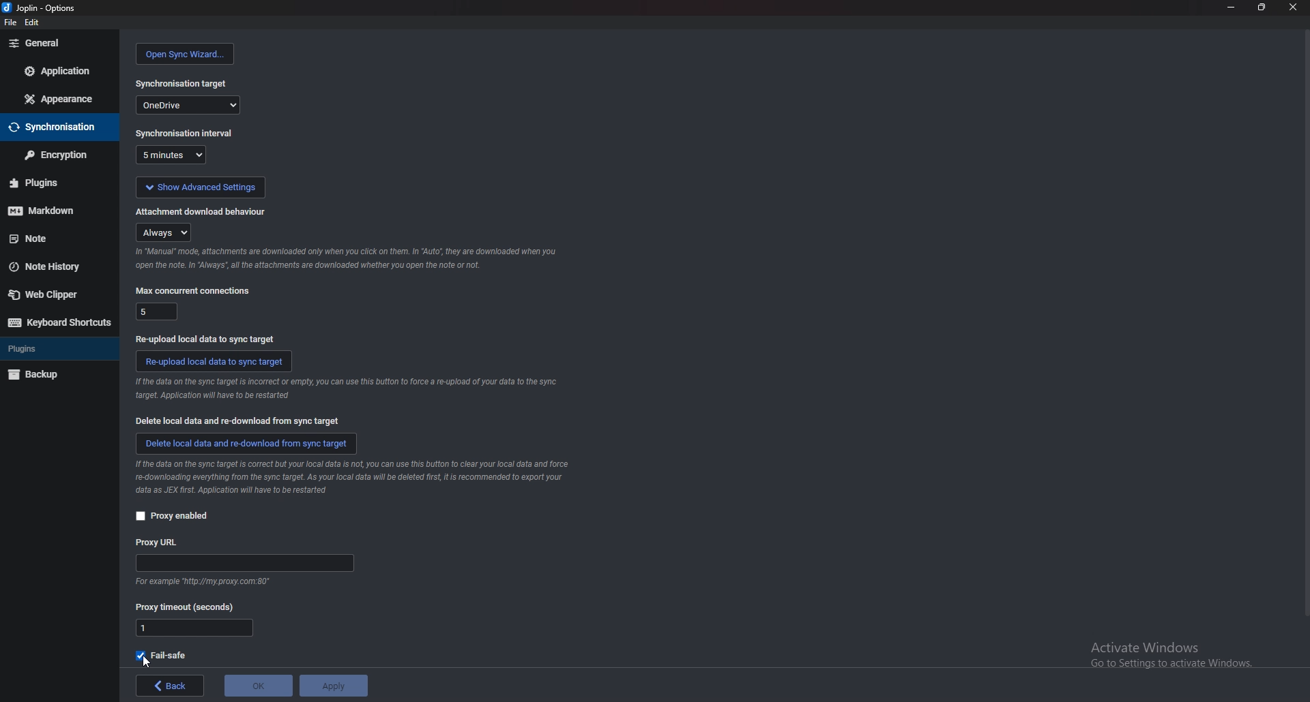 The image size is (1310, 702). I want to click on note history, so click(55, 265).